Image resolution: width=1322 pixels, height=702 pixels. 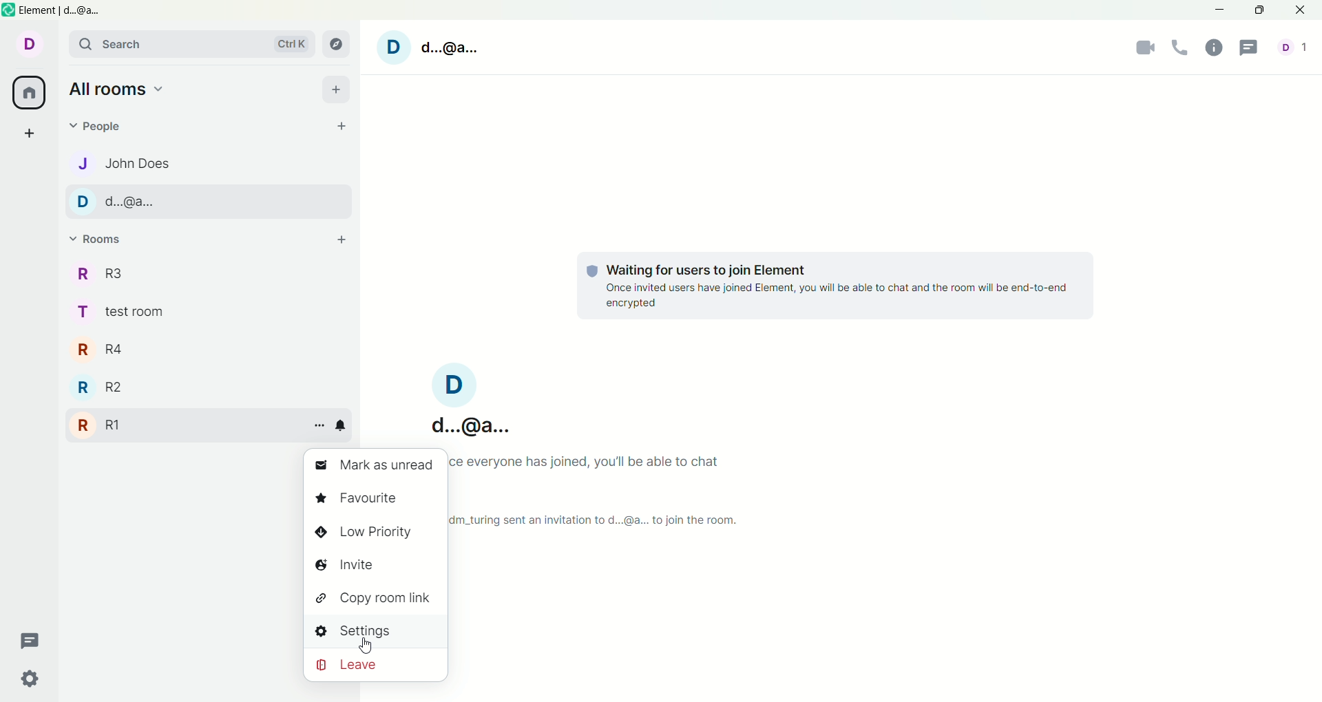 I want to click on maximize, so click(x=1258, y=8).